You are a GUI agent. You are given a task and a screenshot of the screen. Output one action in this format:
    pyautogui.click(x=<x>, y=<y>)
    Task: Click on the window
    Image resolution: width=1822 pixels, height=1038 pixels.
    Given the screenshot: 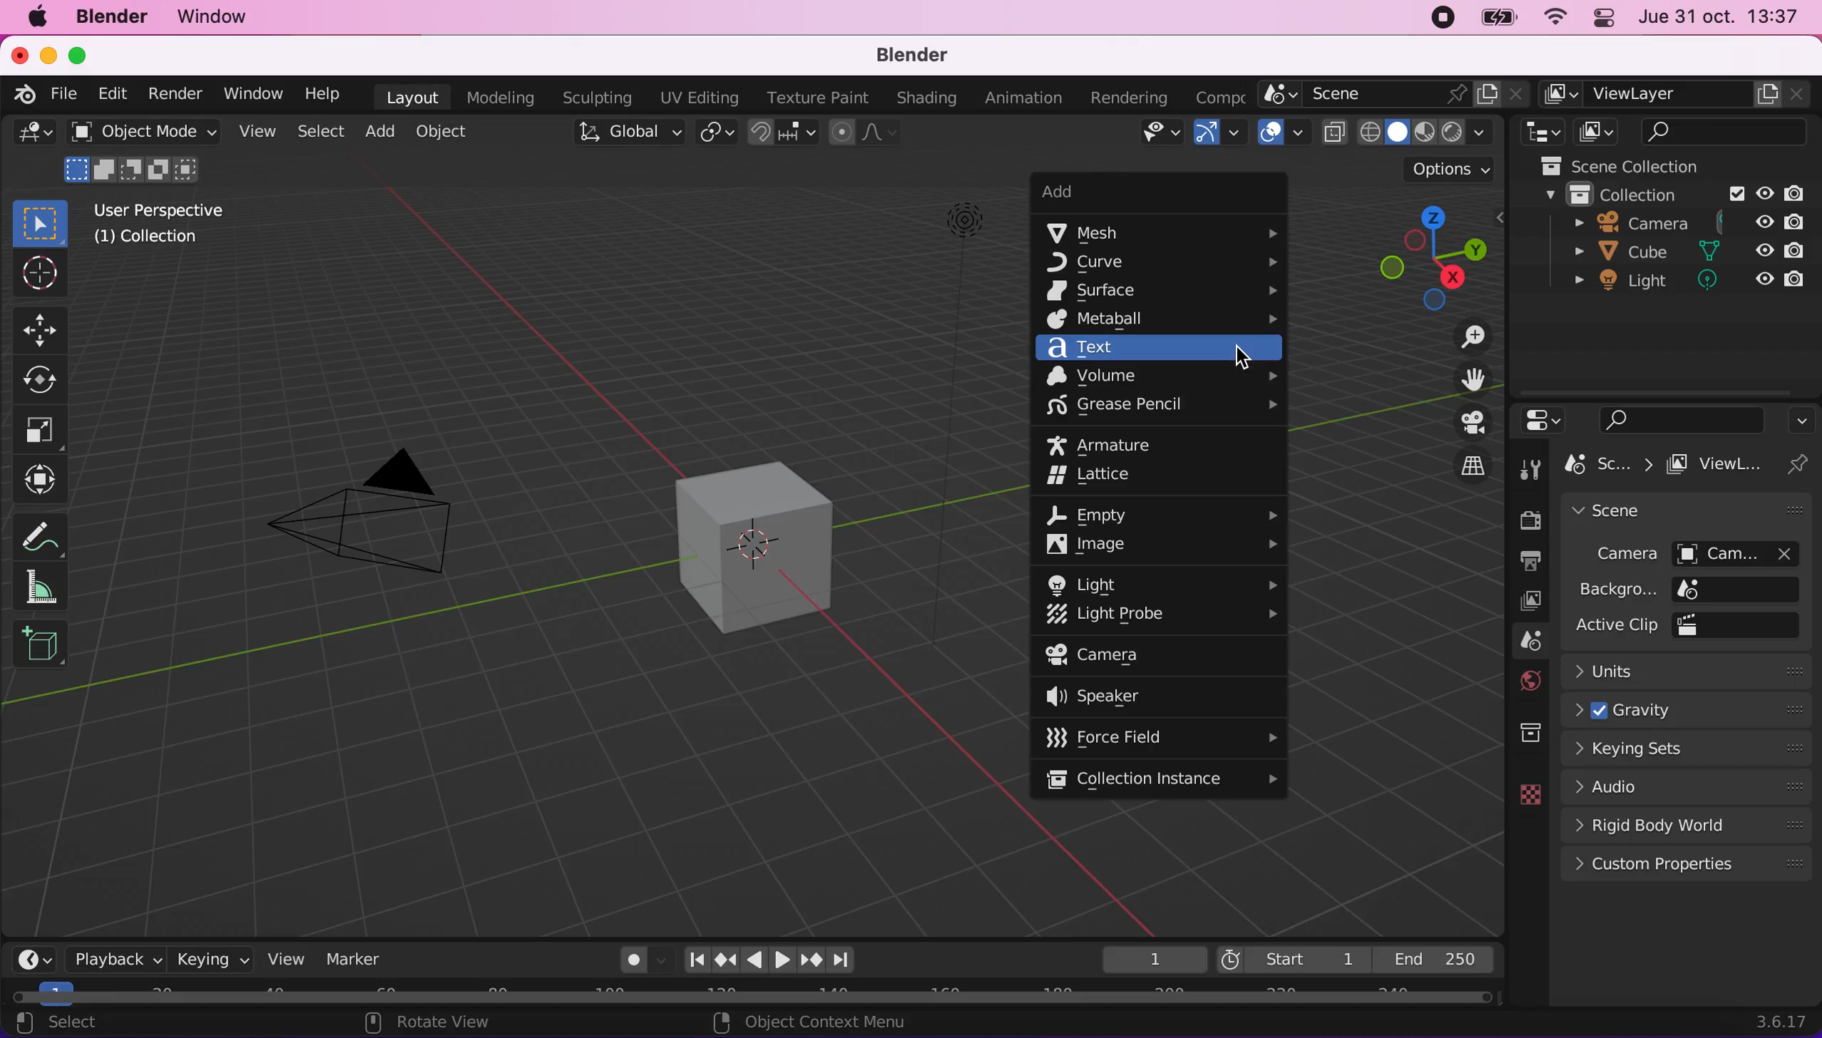 What is the action you would take?
    pyautogui.click(x=217, y=16)
    